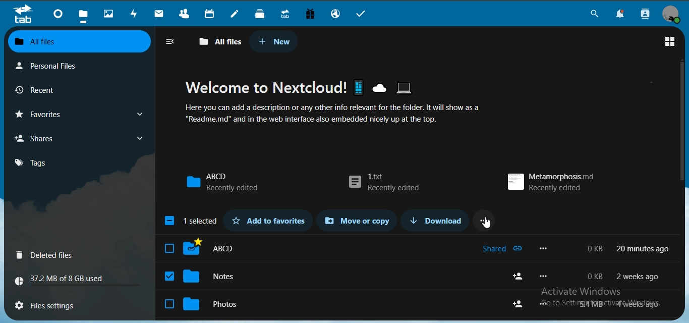 The height and width of the screenshot is (323, 689). I want to click on close navigation, so click(169, 41).